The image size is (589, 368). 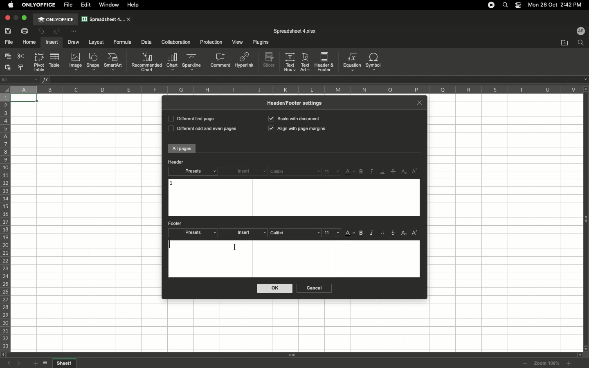 I want to click on Cell input, so click(x=315, y=80).